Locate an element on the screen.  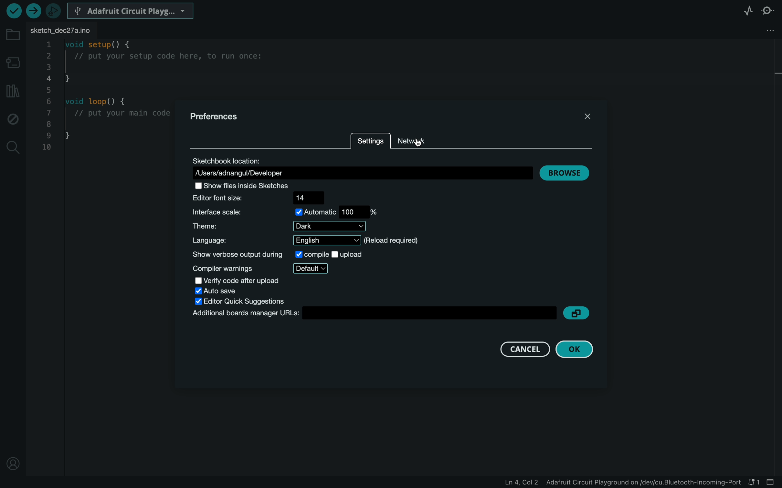
serial plotter is located at coordinates (748, 10).